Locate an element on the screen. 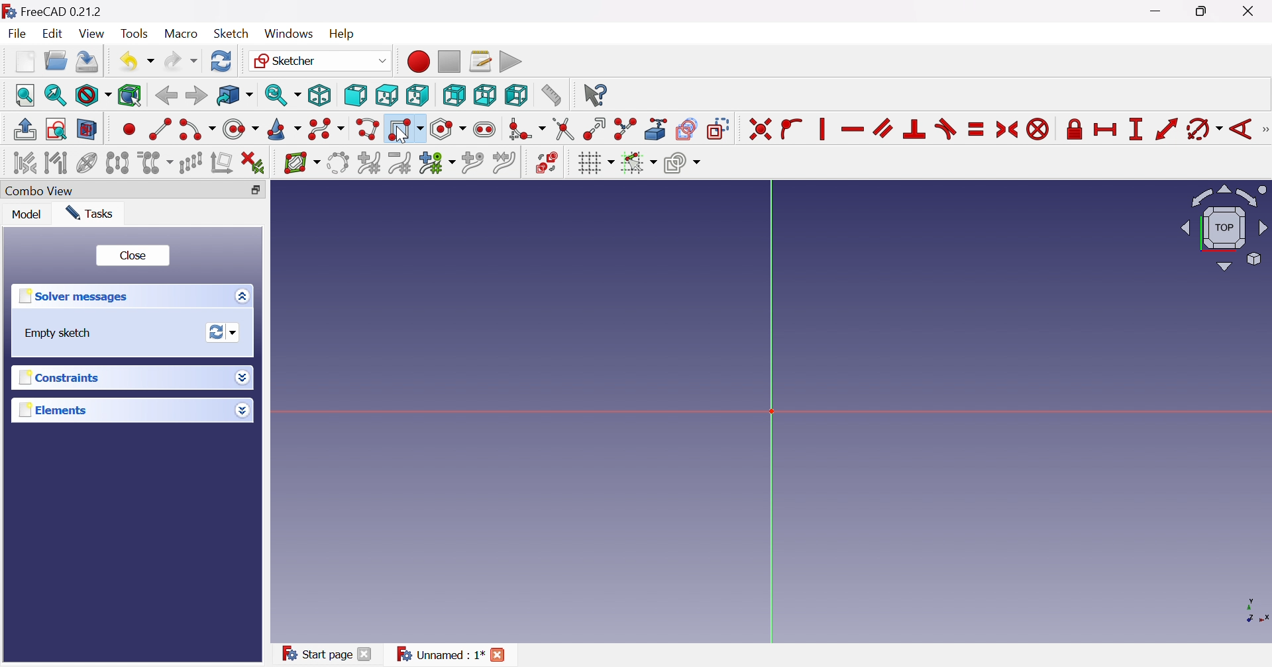  Bottom is located at coordinates (484, 95).